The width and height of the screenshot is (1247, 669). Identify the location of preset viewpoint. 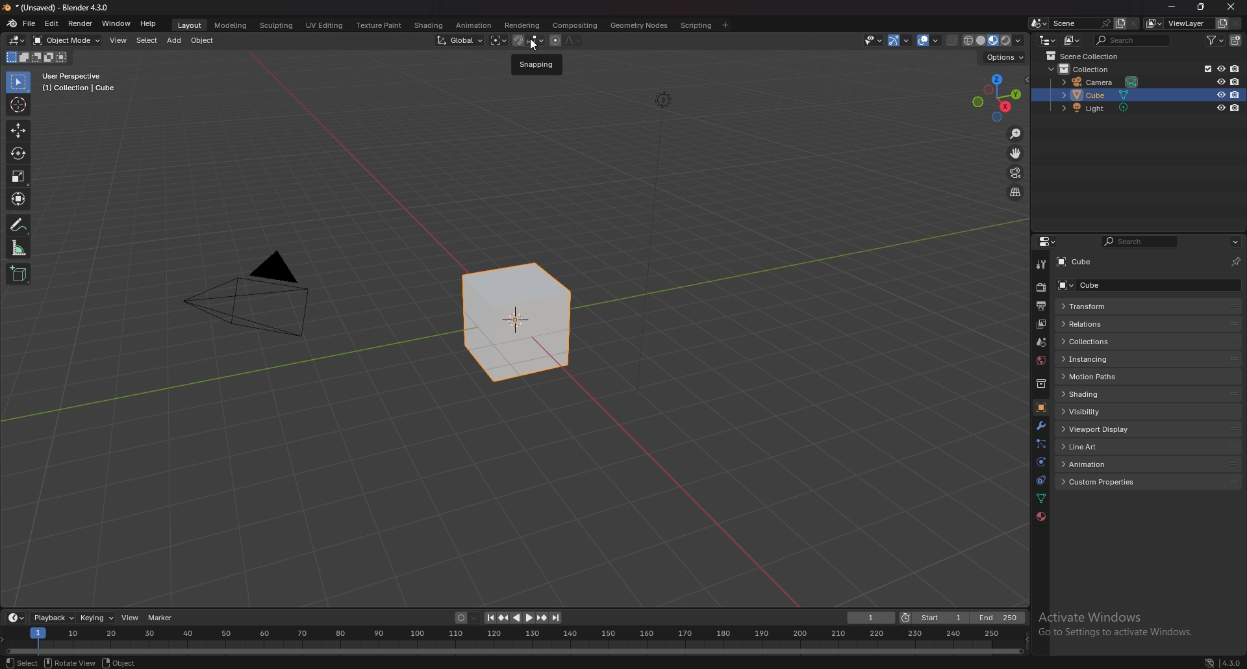
(997, 98).